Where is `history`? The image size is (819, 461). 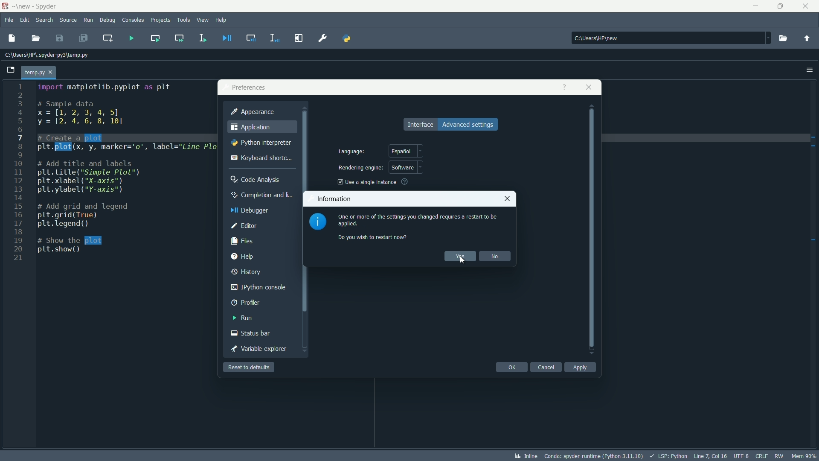
history is located at coordinates (247, 272).